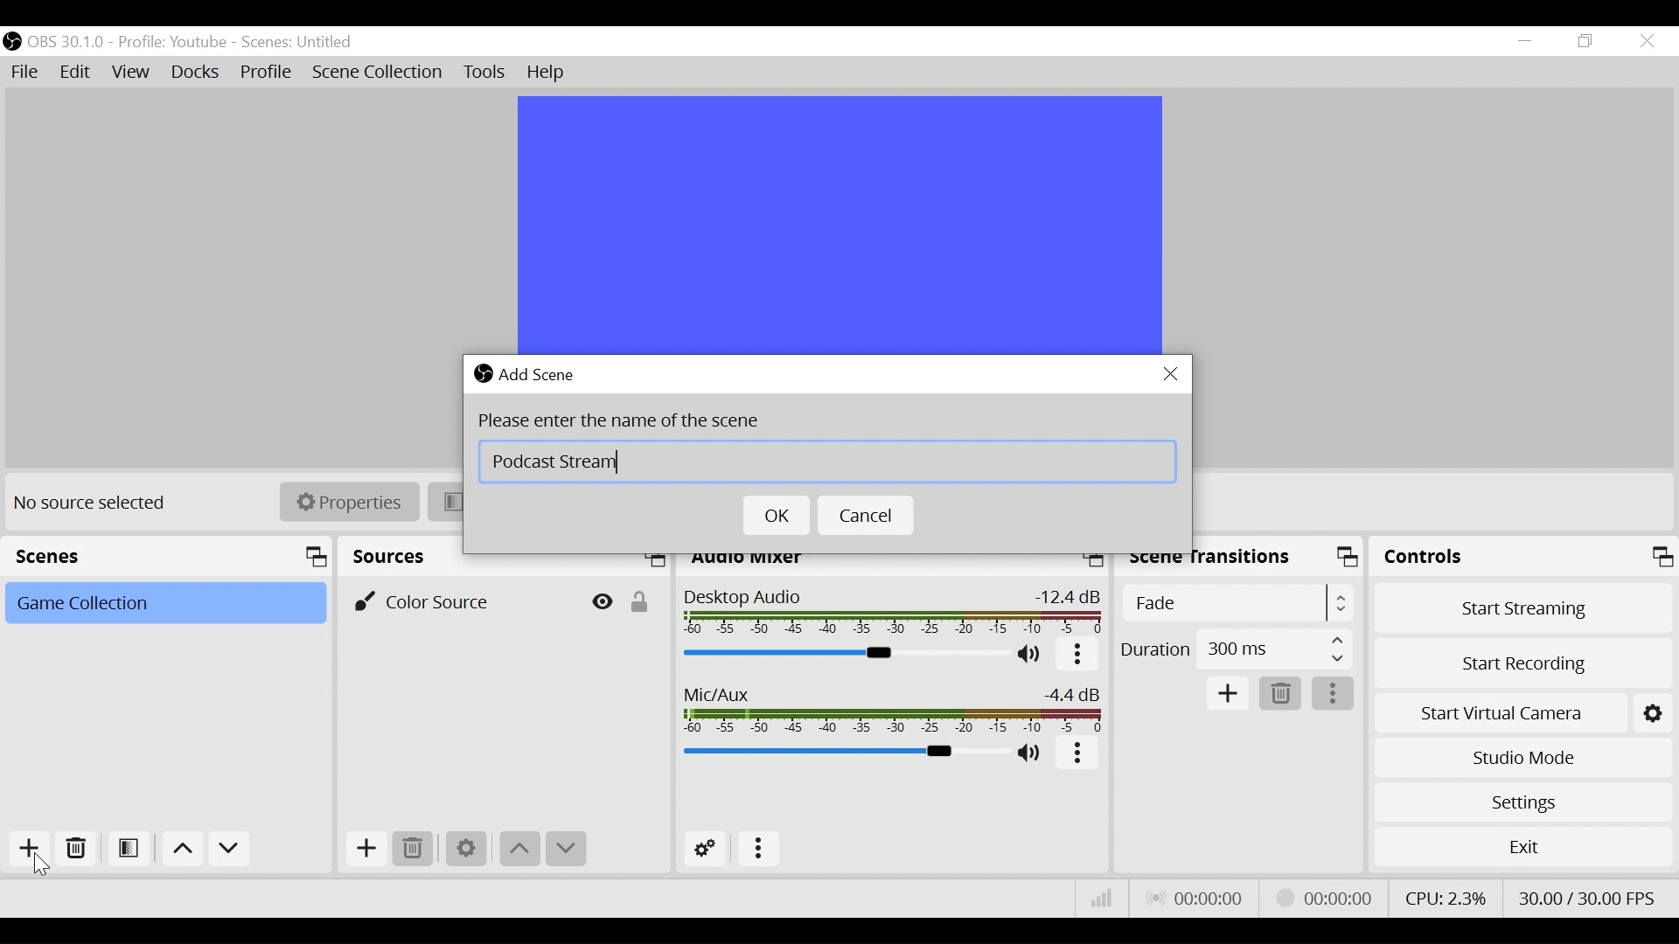  What do you see at coordinates (466, 849) in the screenshot?
I see `Settings` at bounding box center [466, 849].